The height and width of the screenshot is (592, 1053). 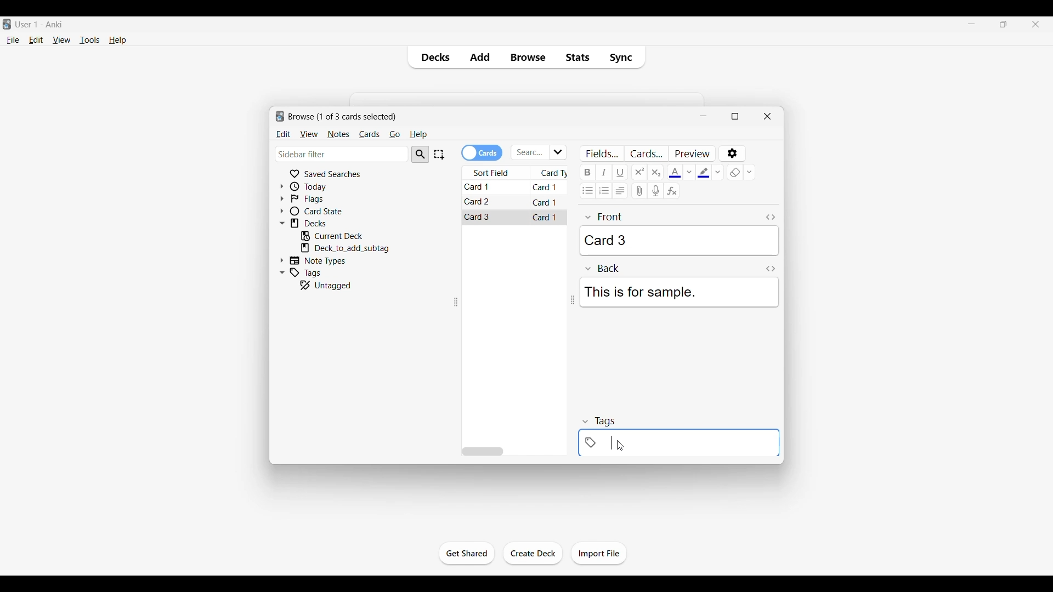 I want to click on Bold text, so click(x=587, y=172).